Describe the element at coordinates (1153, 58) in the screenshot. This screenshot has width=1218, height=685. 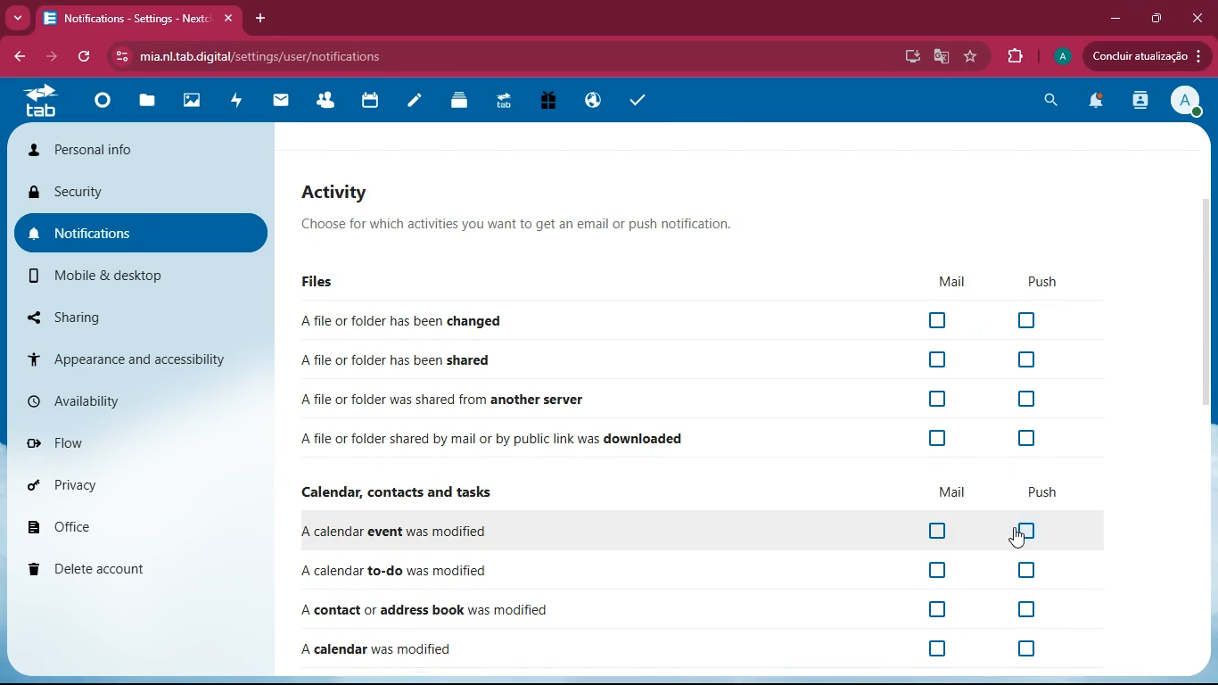
I see `Condluir atualizagio` at that location.